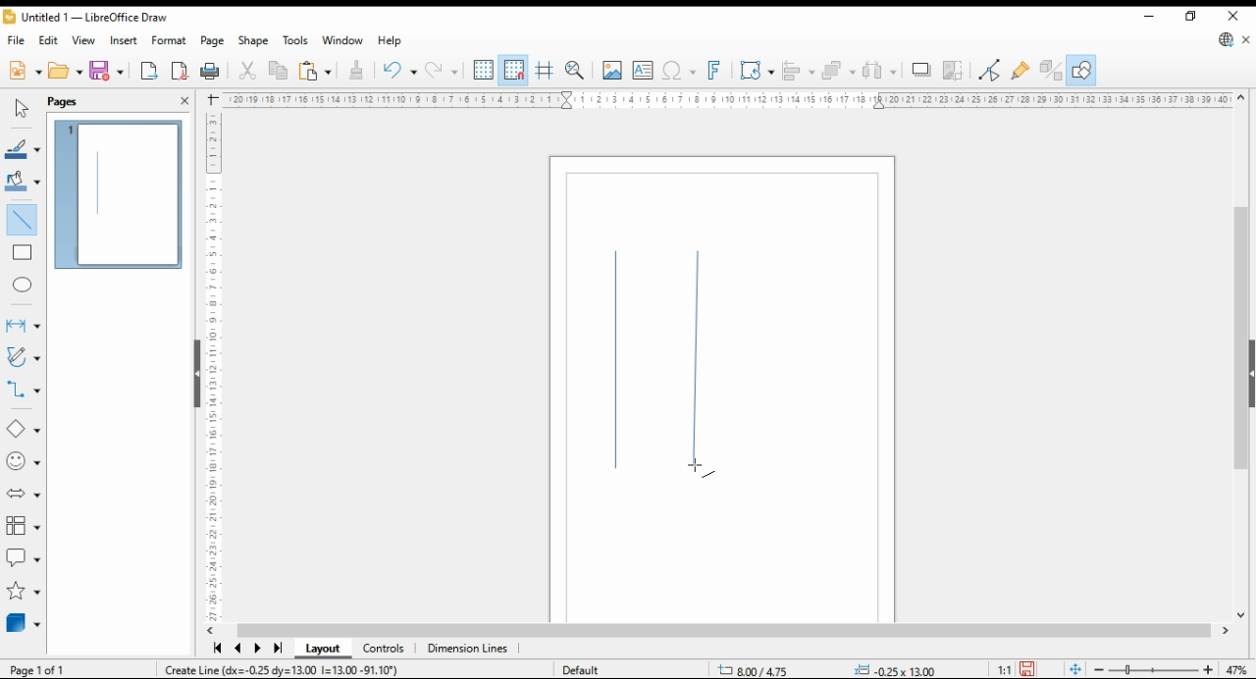  I want to click on callout shapes, so click(24, 558).